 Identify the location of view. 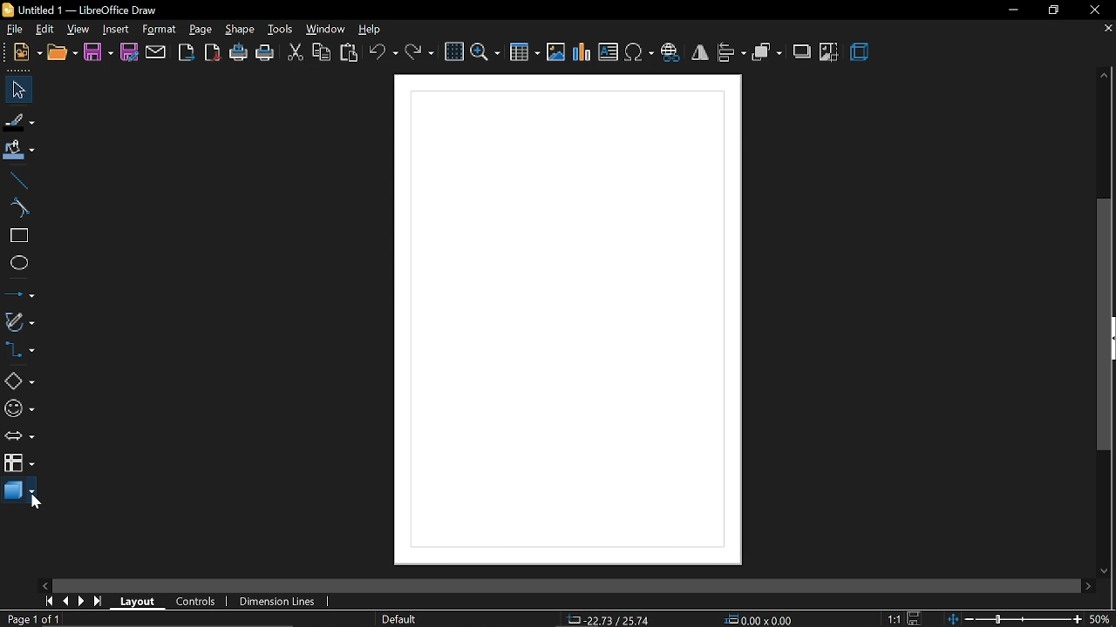
(79, 30).